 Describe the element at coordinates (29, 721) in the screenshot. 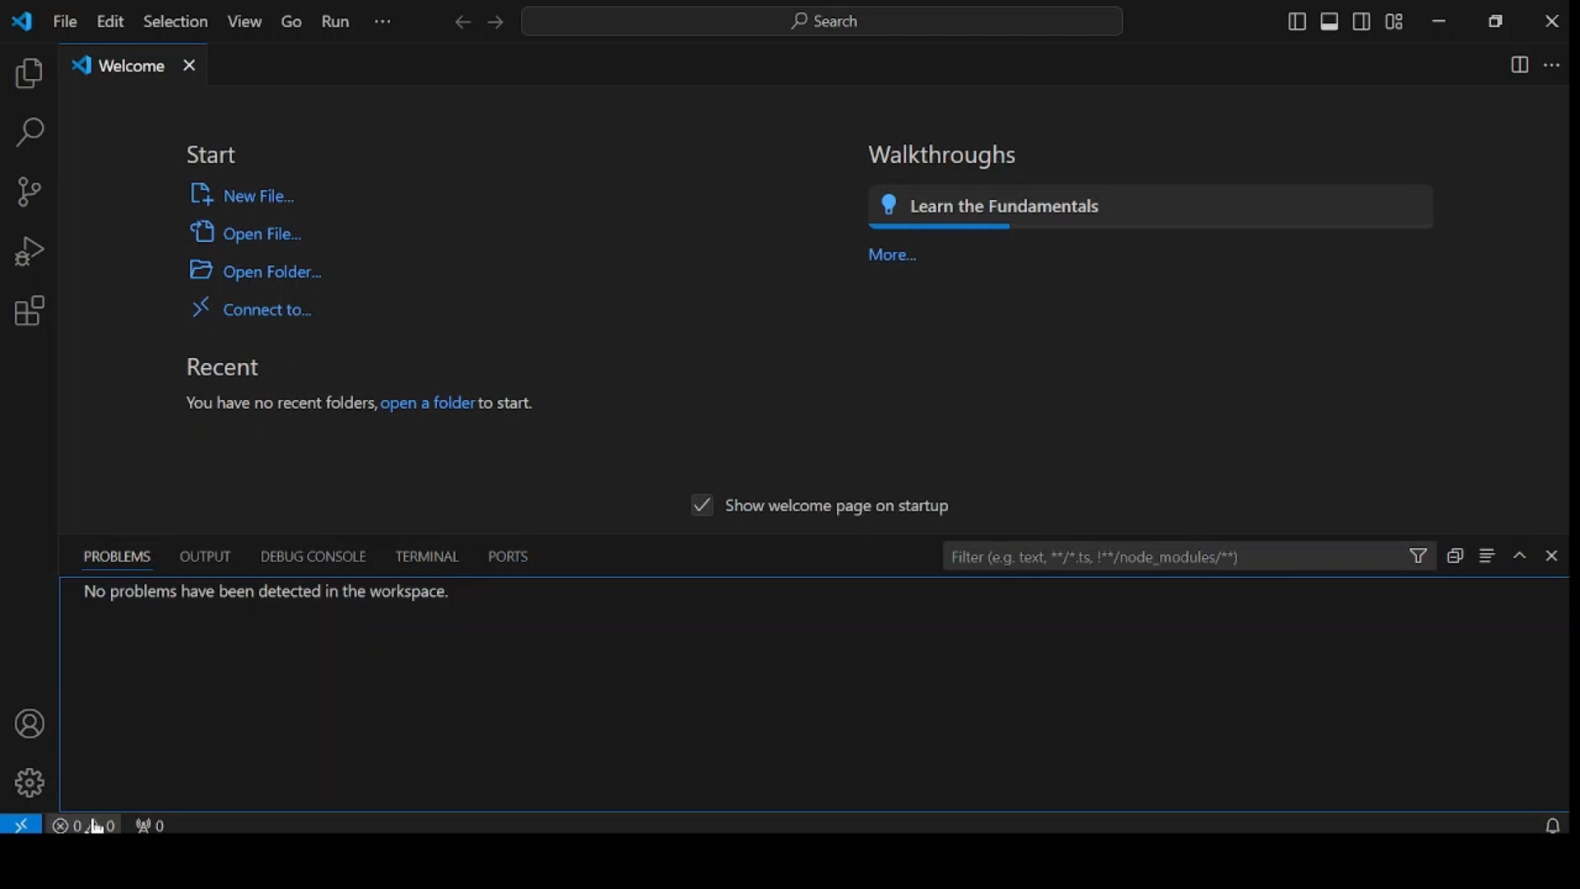

I see `accounts` at that location.